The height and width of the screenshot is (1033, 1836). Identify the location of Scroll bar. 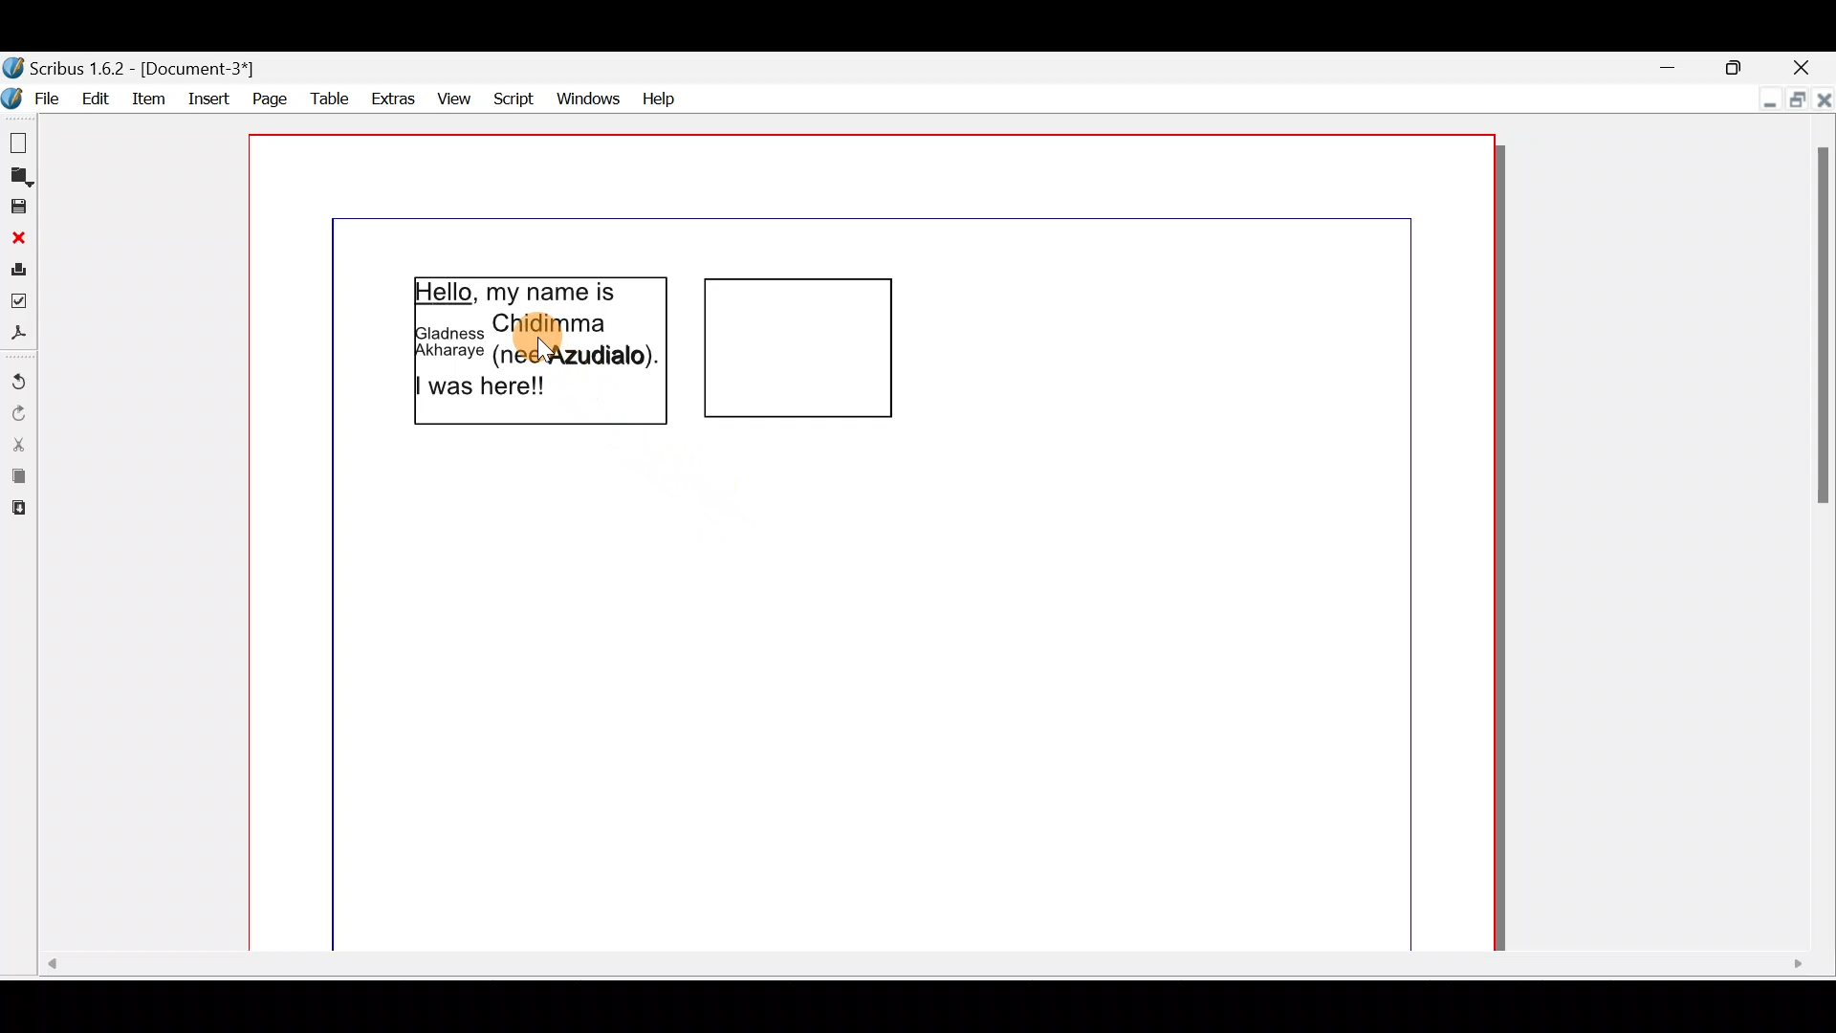
(921, 973).